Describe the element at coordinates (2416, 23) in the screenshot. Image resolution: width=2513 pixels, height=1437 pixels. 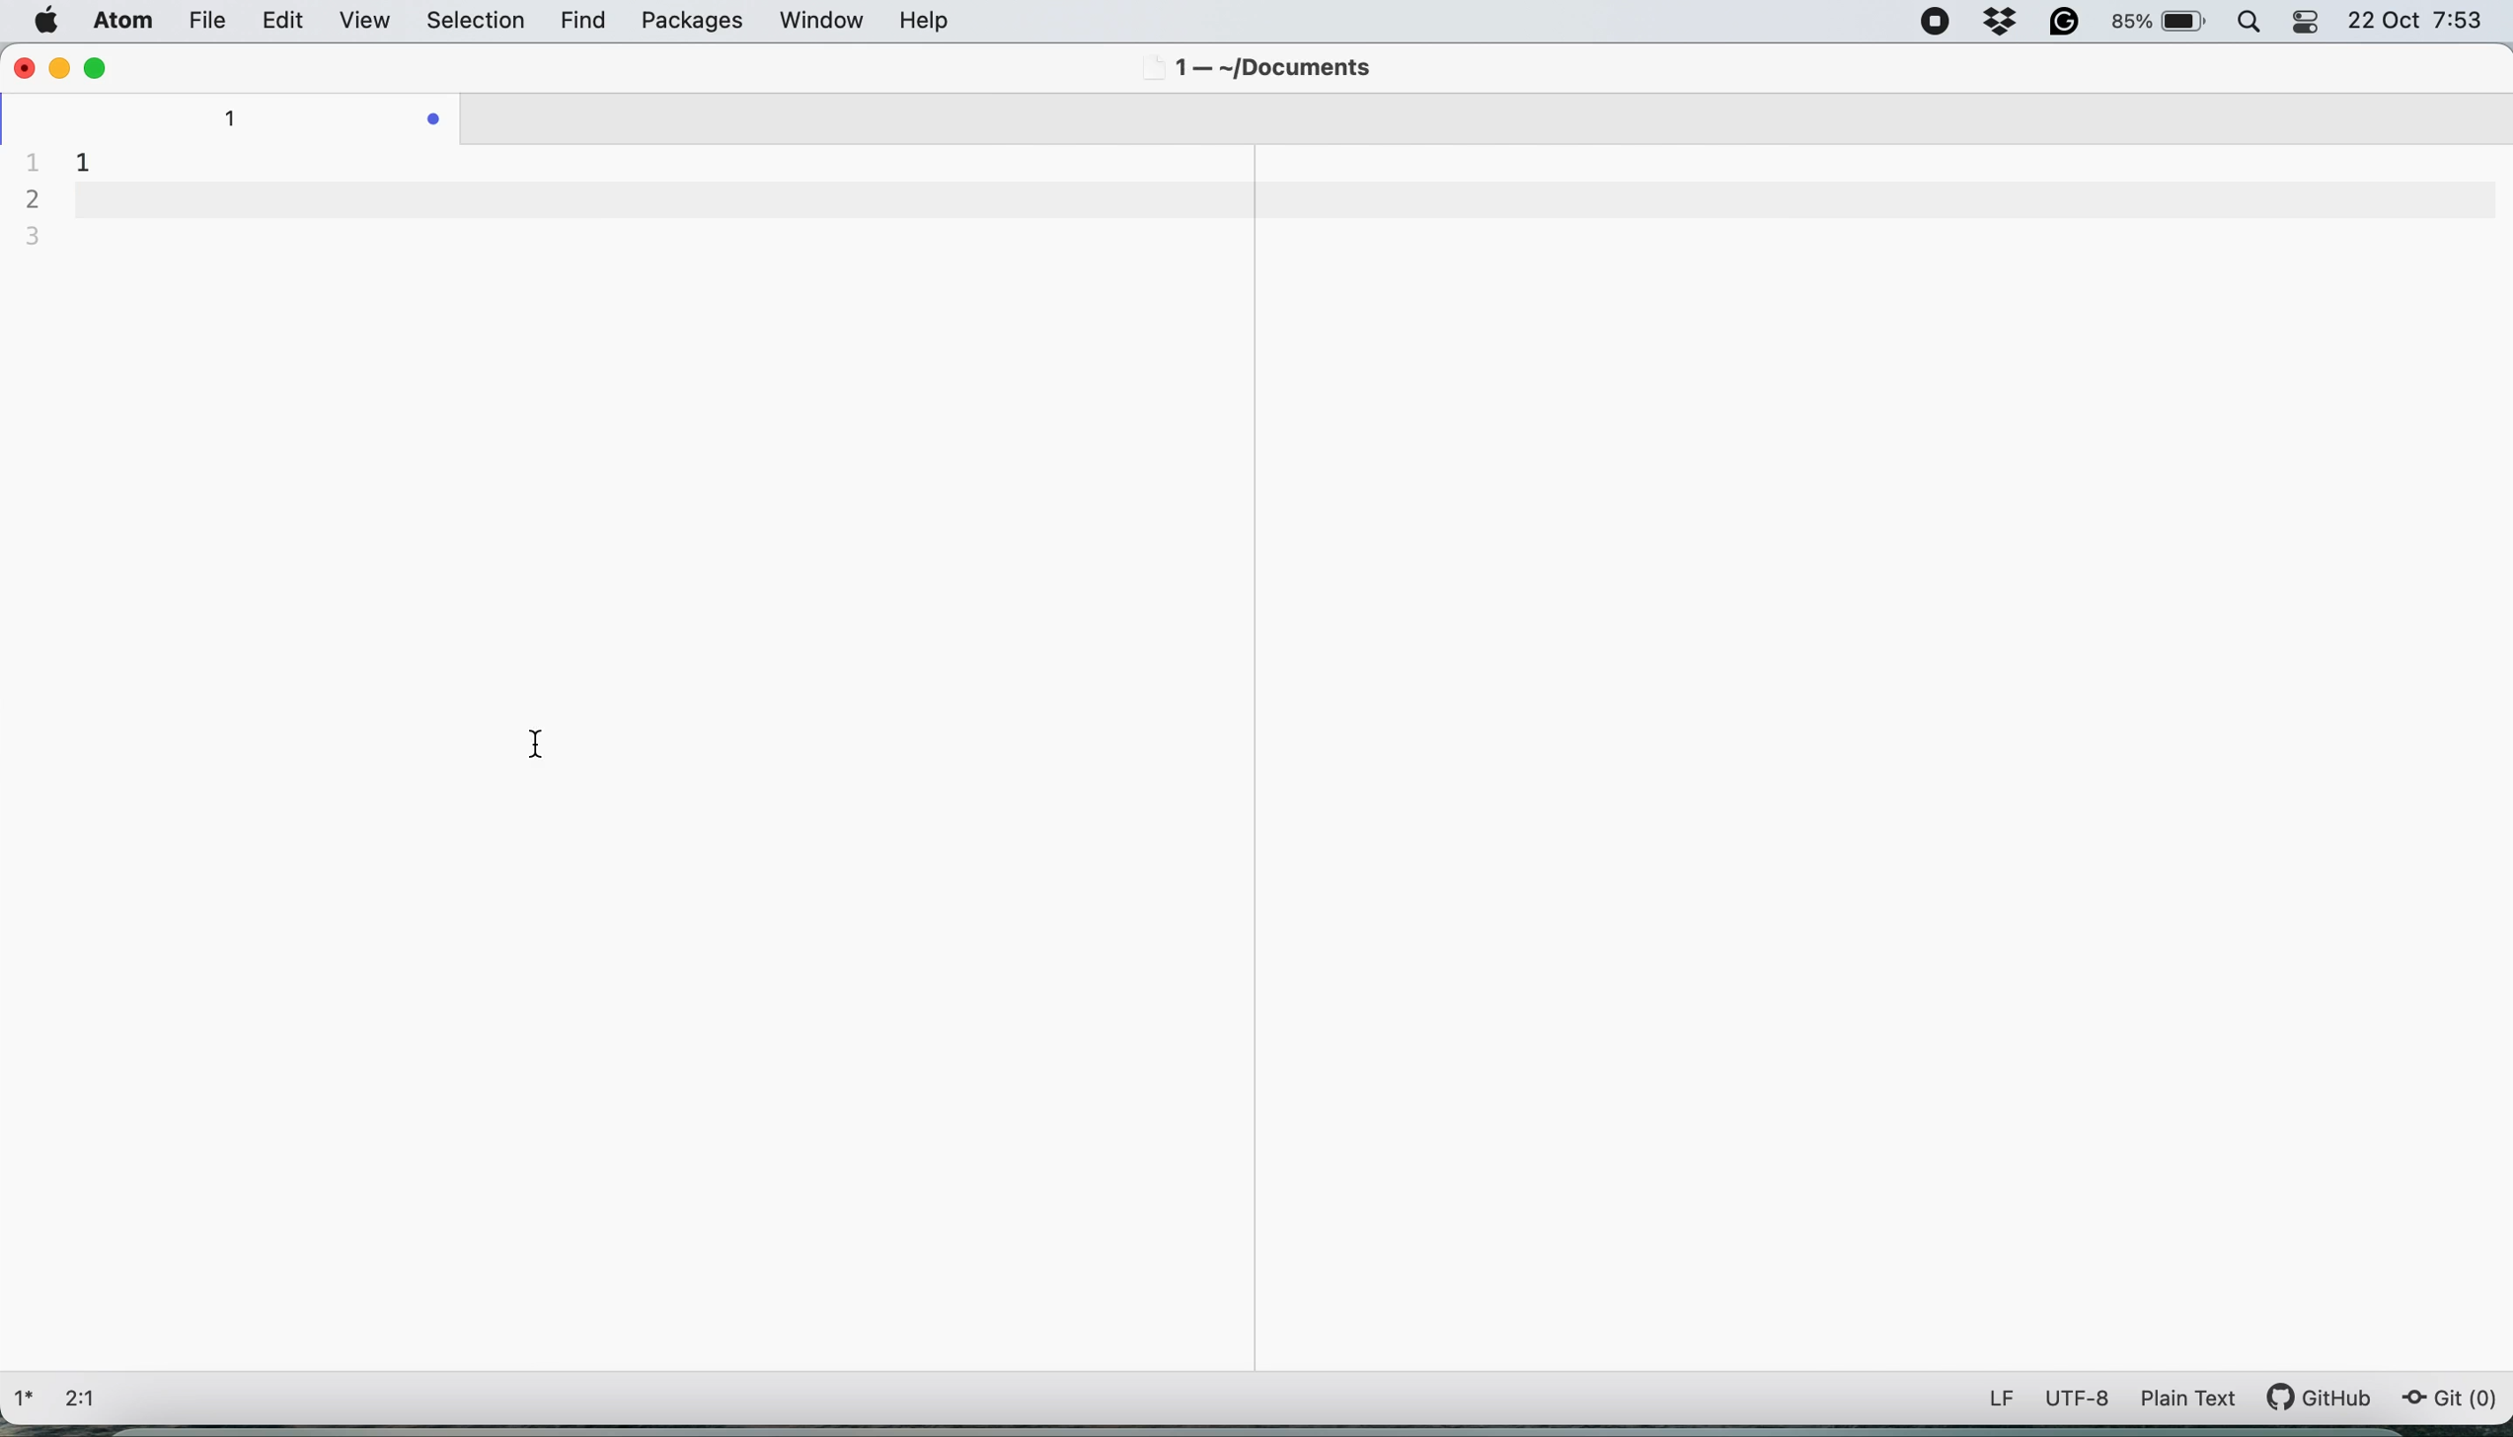
I see `22 Oct 7:53` at that location.